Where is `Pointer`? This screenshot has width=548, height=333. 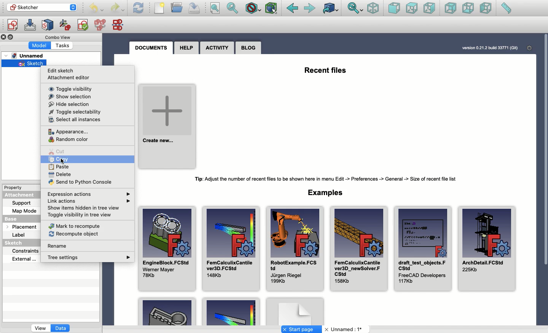 Pointer is located at coordinates (64, 161).